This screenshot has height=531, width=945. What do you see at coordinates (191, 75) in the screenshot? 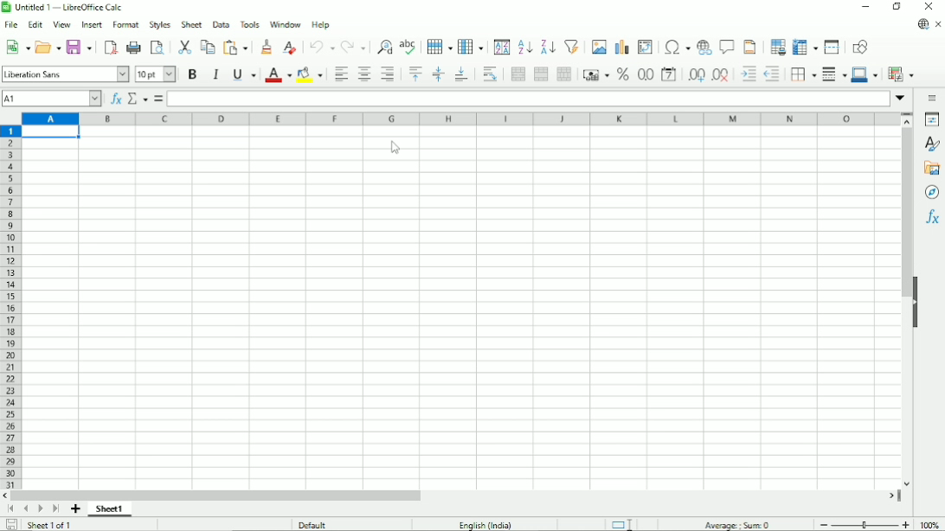
I see `Bold` at bounding box center [191, 75].